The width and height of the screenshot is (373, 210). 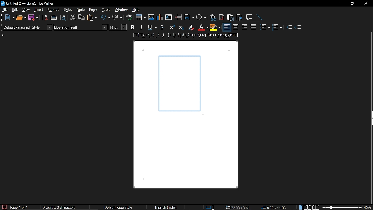 I want to click on page 1 of 1, so click(x=21, y=207).